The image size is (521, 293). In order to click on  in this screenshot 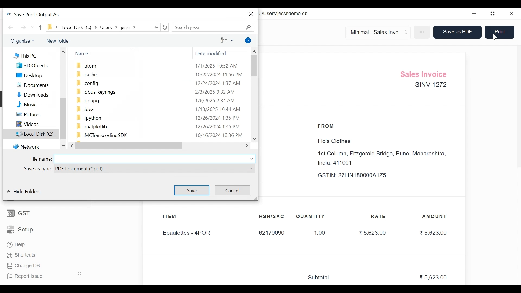, I will do `click(24, 41)`.